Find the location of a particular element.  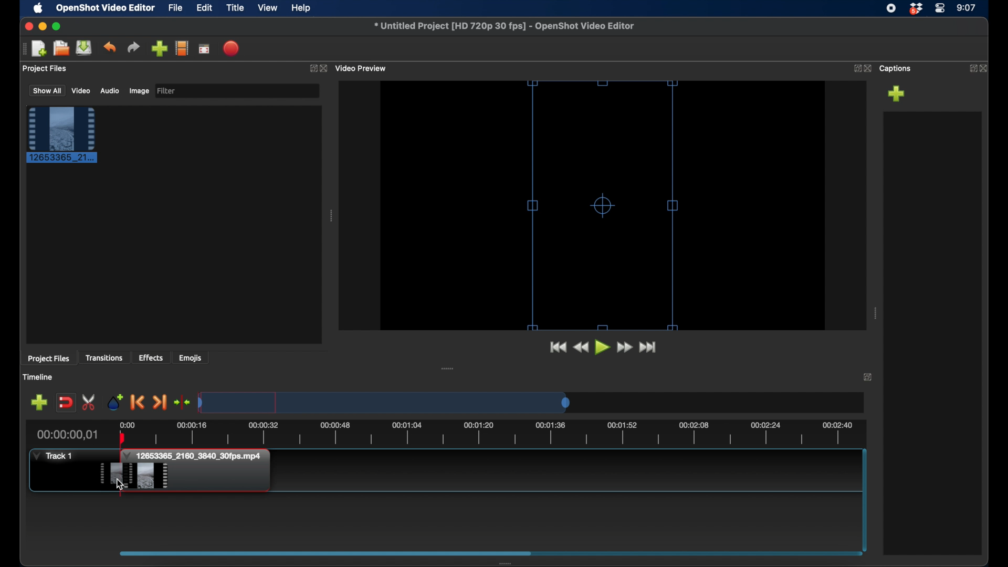

plahead is located at coordinates (119, 465).